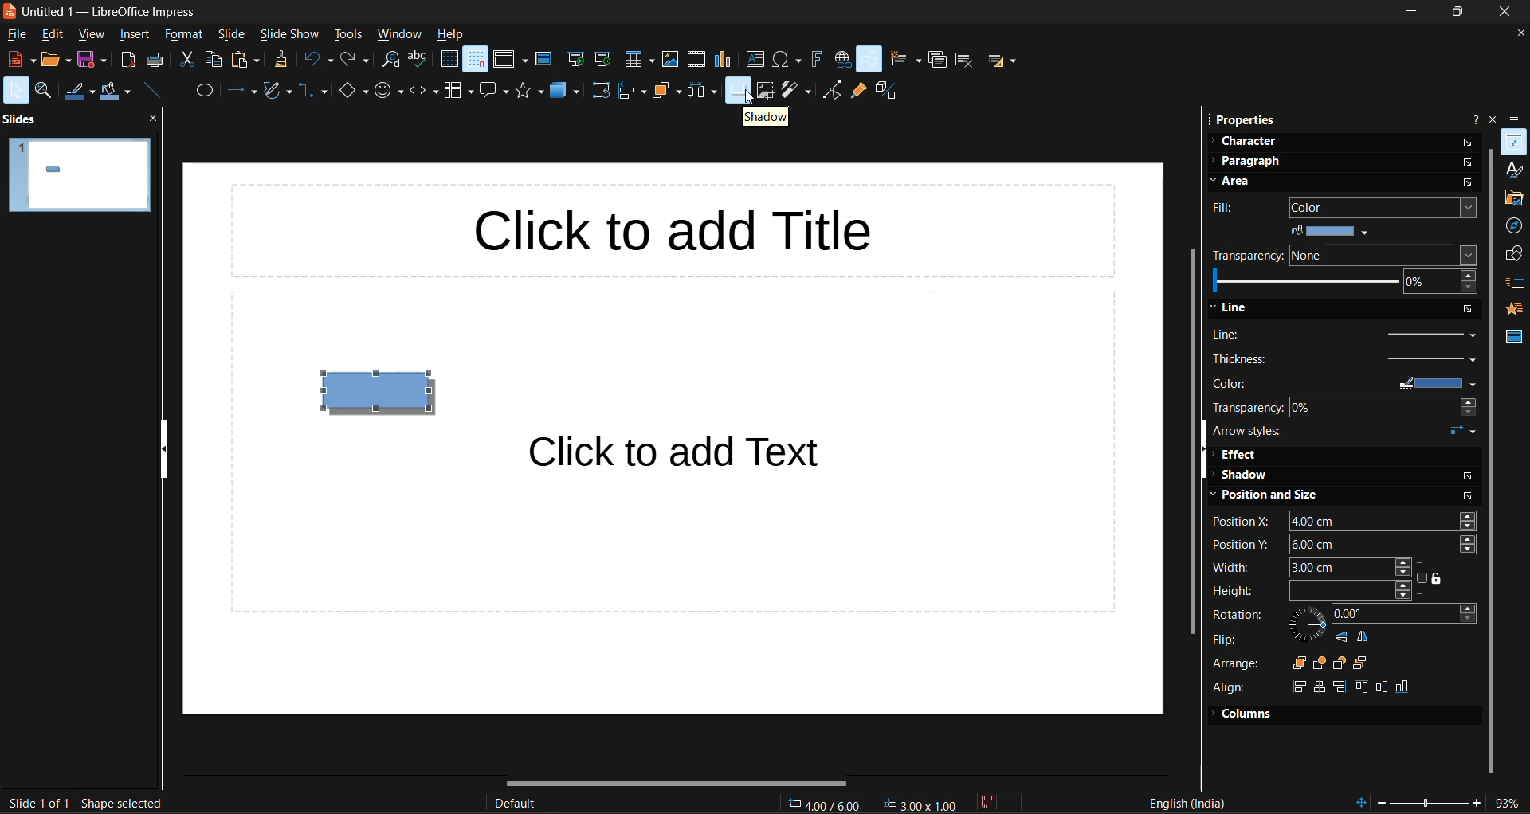  What do you see at coordinates (1466, 477) in the screenshot?
I see `more options` at bounding box center [1466, 477].